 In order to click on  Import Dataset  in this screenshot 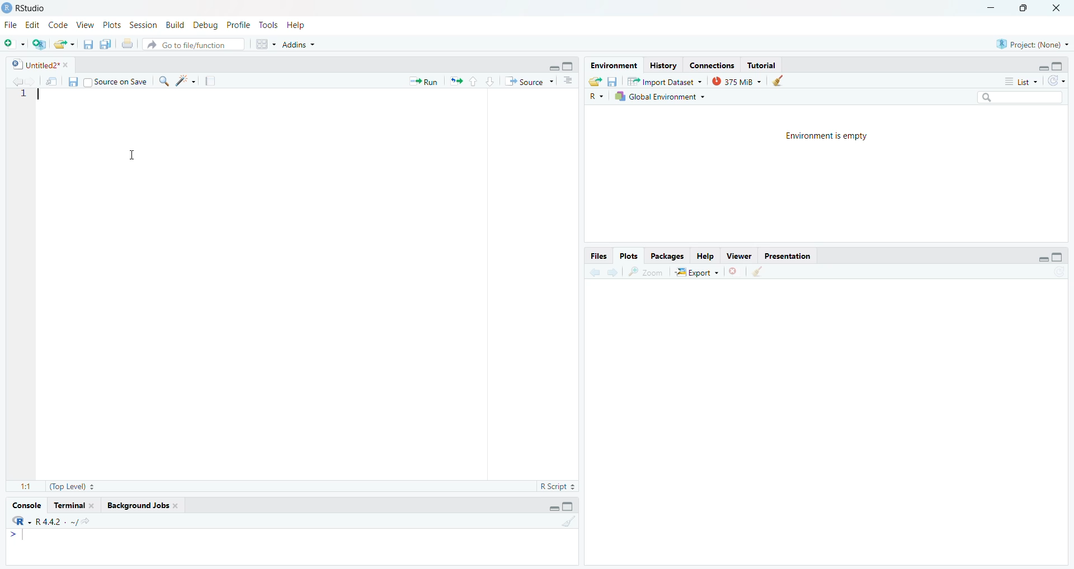, I will do `click(665, 80)`.